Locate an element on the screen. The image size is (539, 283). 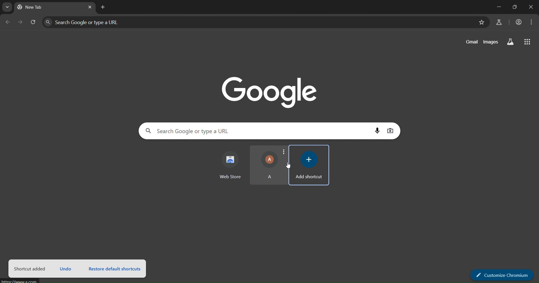
minimize is located at coordinates (497, 8).